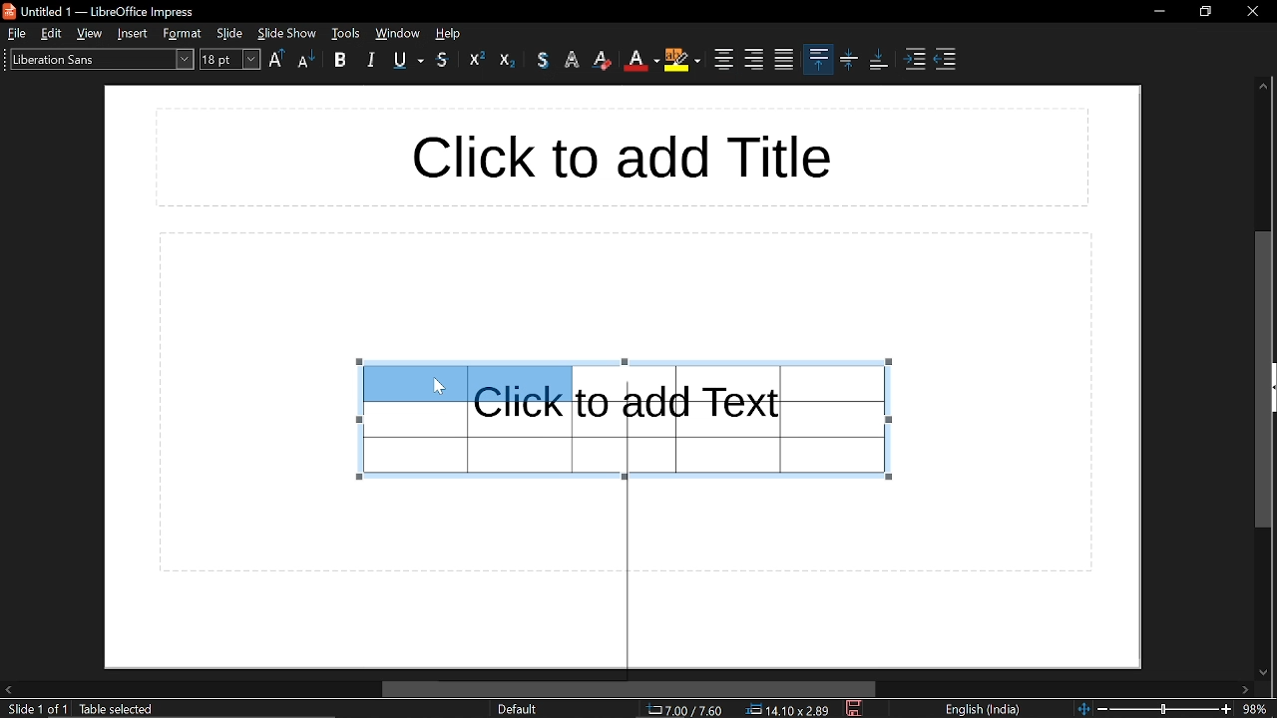  What do you see at coordinates (183, 34) in the screenshot?
I see `format` at bounding box center [183, 34].